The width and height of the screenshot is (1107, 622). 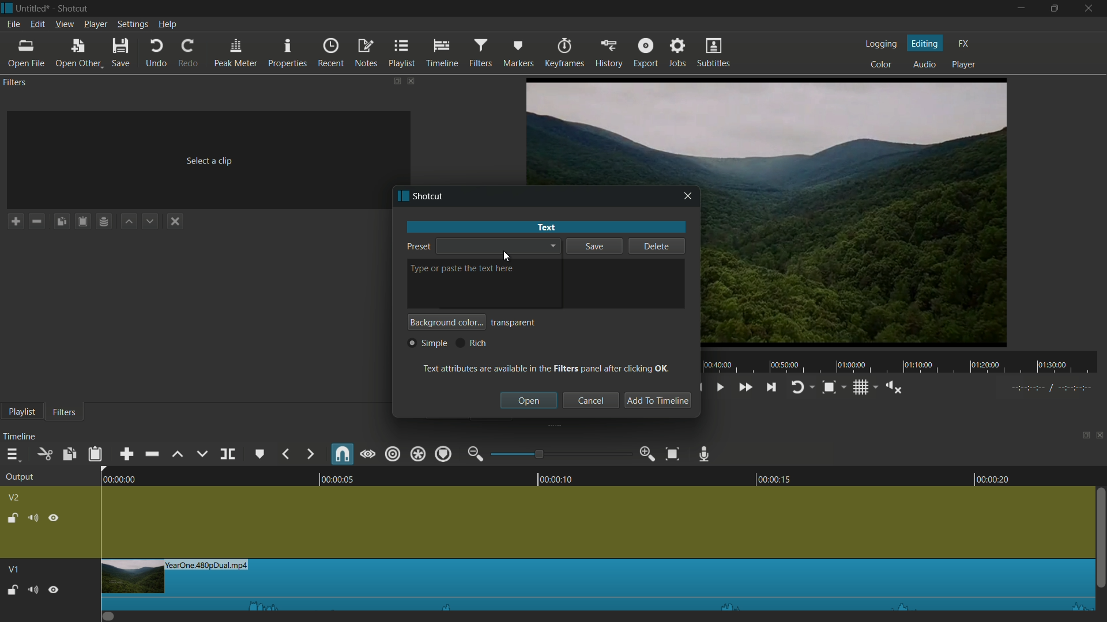 I want to click on output, so click(x=18, y=477).